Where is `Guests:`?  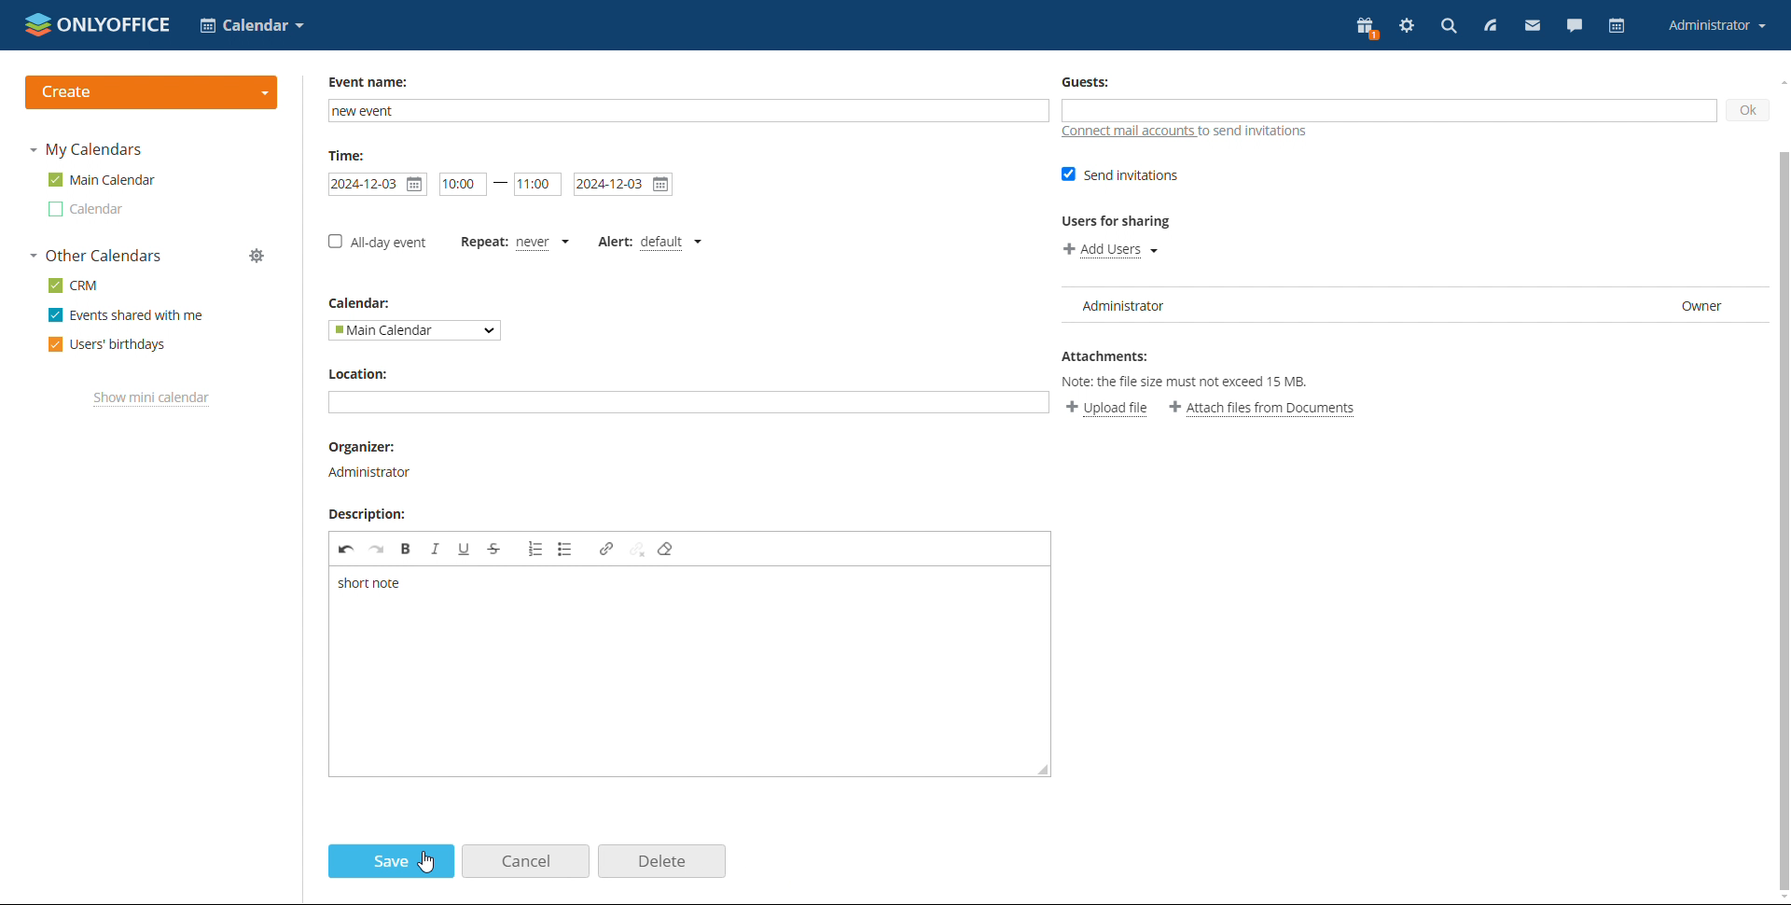 Guests: is located at coordinates (1091, 79).